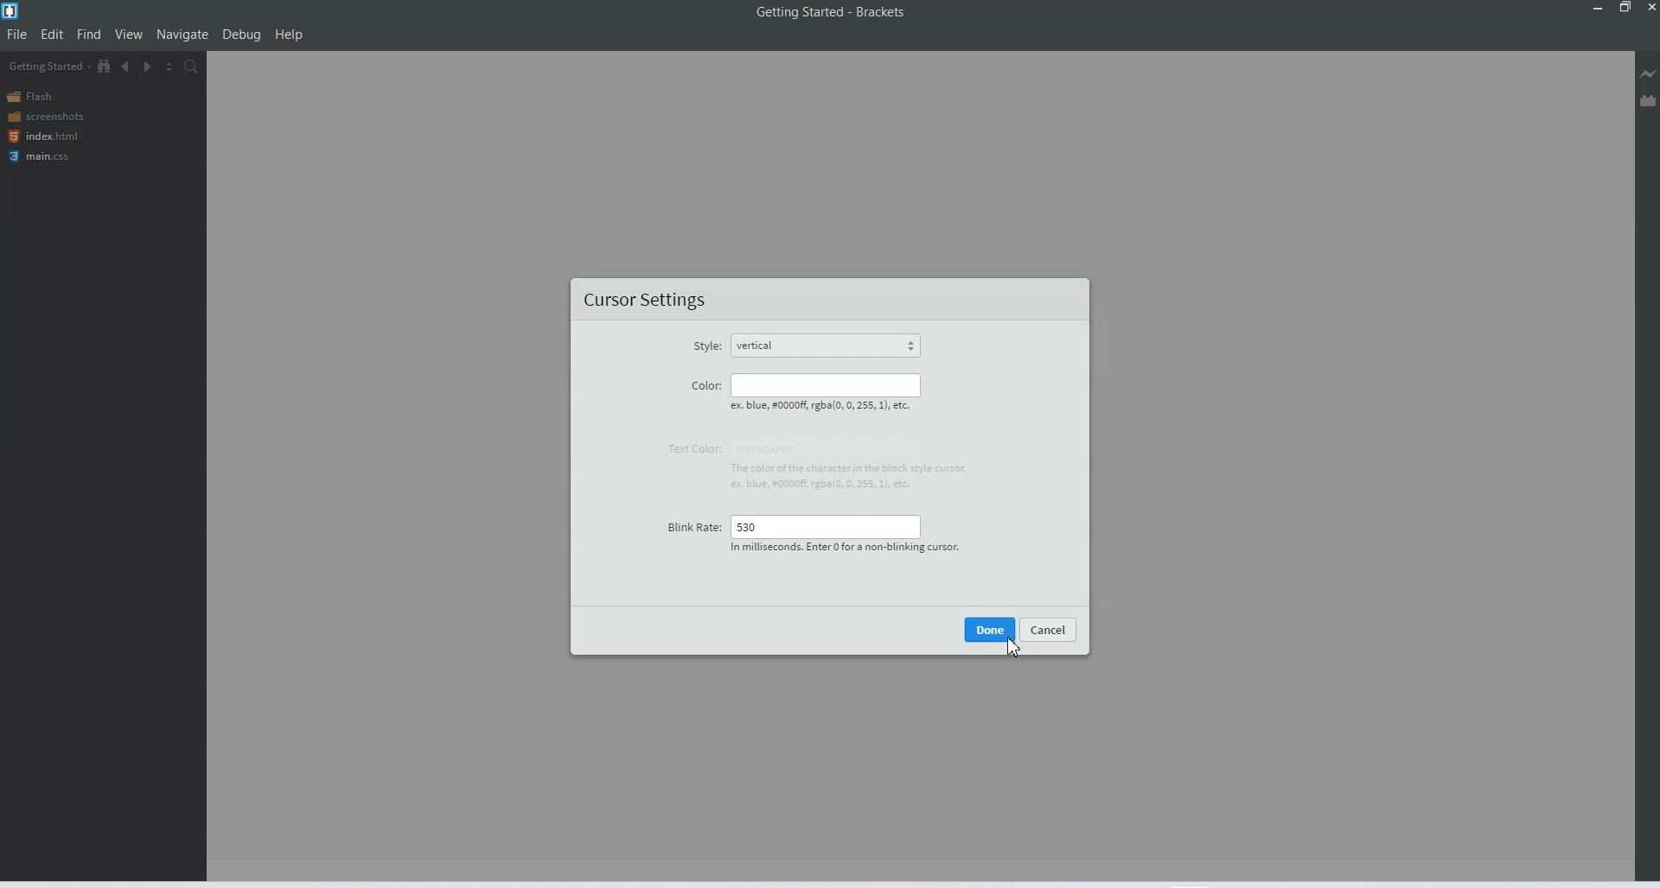 Image resolution: width=1660 pixels, height=888 pixels. Describe the element at coordinates (90, 33) in the screenshot. I see `Find` at that location.